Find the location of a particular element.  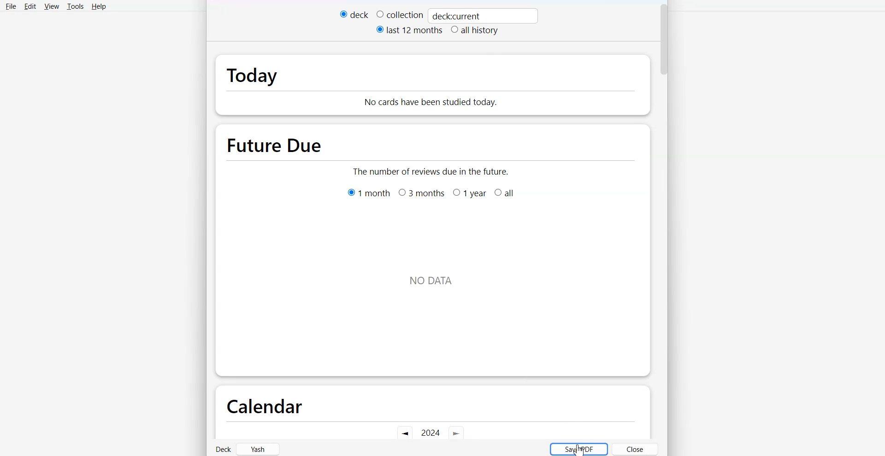

File is located at coordinates (10, 6).